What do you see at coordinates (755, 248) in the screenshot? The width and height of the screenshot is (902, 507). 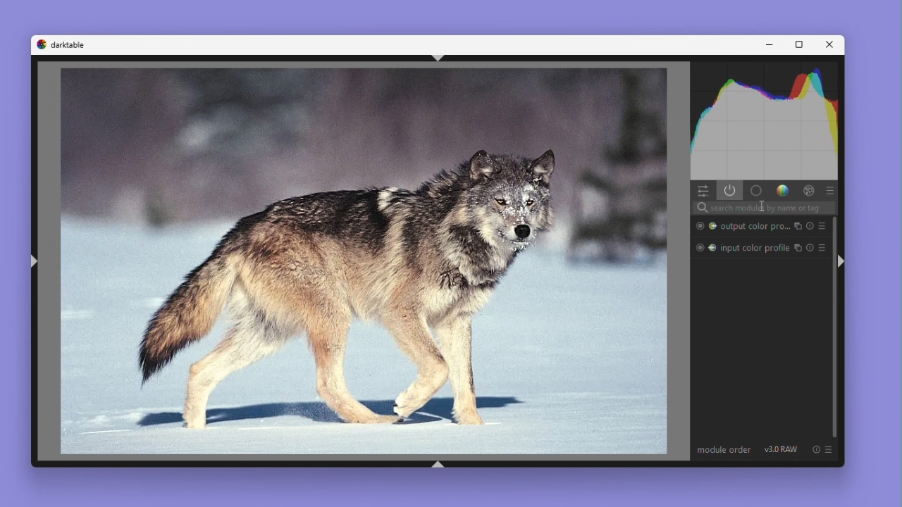 I see `input color profile` at bounding box center [755, 248].